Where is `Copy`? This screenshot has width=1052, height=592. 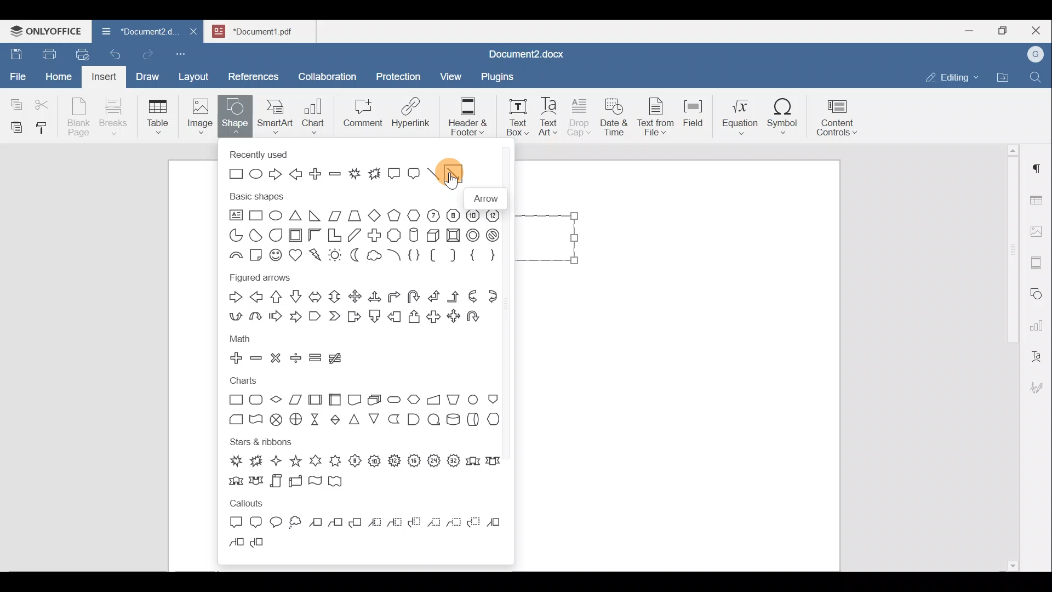
Copy is located at coordinates (14, 101).